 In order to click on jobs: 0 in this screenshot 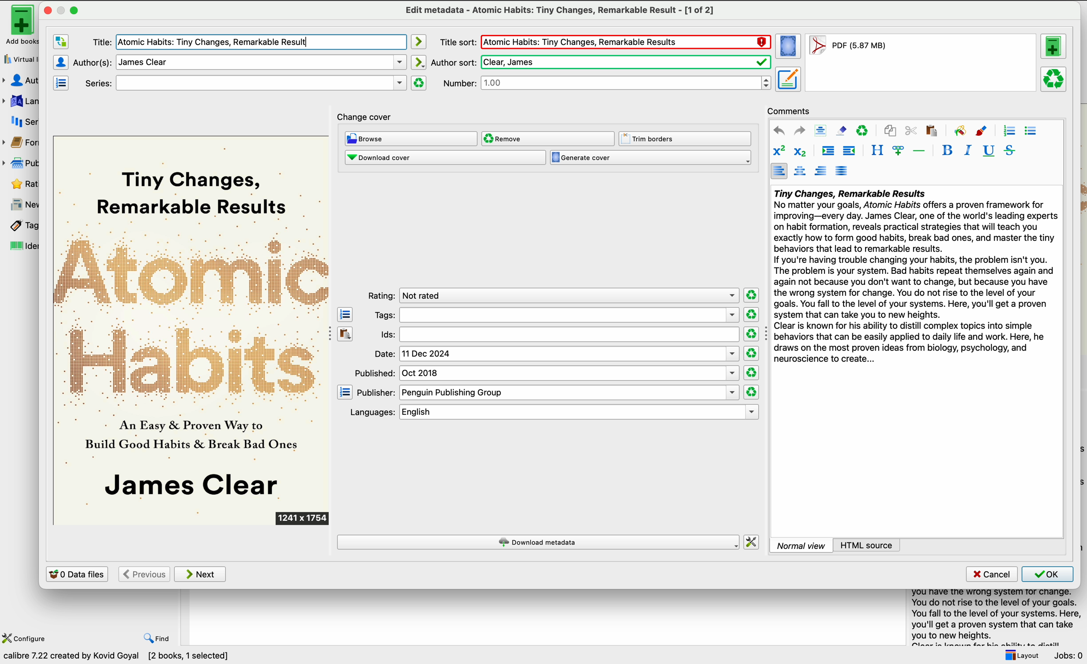, I will do `click(1069, 656)`.